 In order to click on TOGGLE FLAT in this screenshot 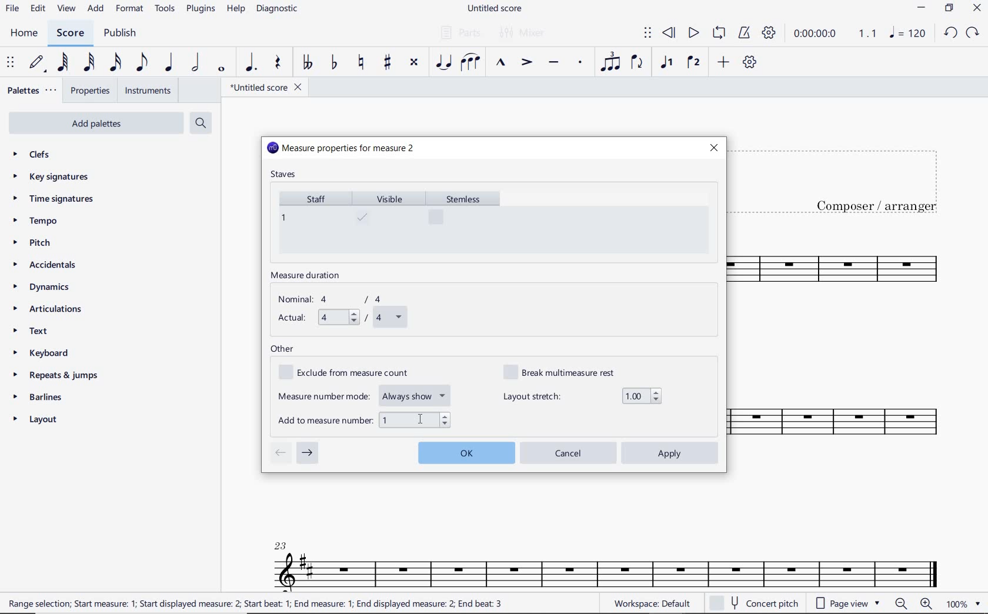, I will do `click(335, 64)`.